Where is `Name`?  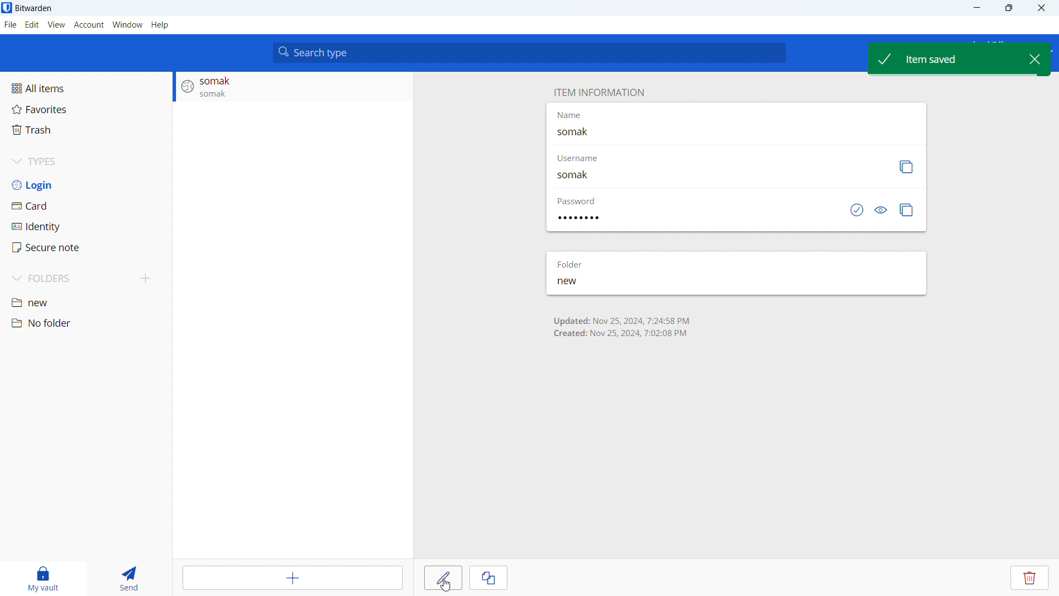 Name is located at coordinates (569, 115).